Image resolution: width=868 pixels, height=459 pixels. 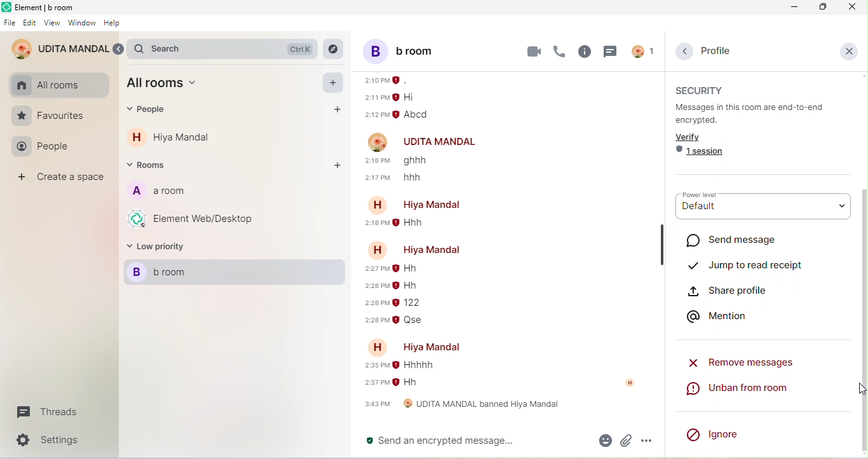 I want to click on option, so click(x=648, y=441).